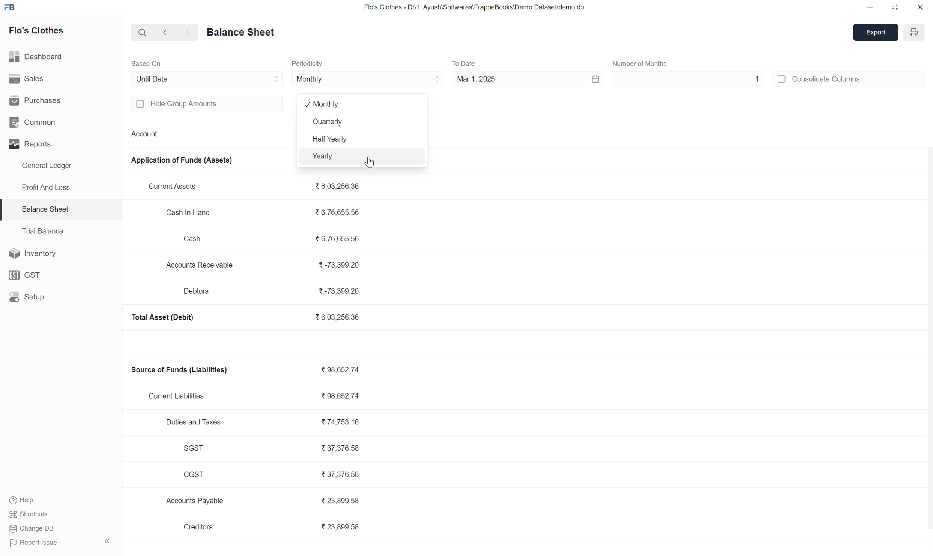 This screenshot has height=556, width=933. Describe the element at coordinates (30, 499) in the screenshot. I see ` Help` at that location.